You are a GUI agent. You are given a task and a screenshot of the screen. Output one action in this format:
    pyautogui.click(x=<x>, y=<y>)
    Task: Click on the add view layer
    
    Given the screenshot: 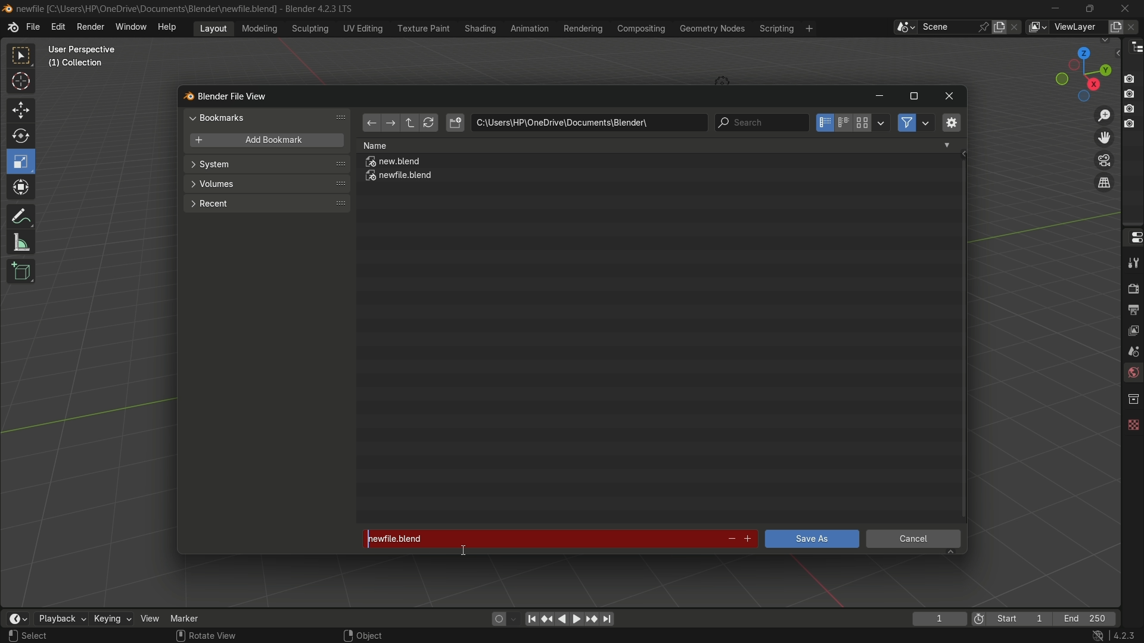 What is the action you would take?
    pyautogui.click(x=1114, y=26)
    